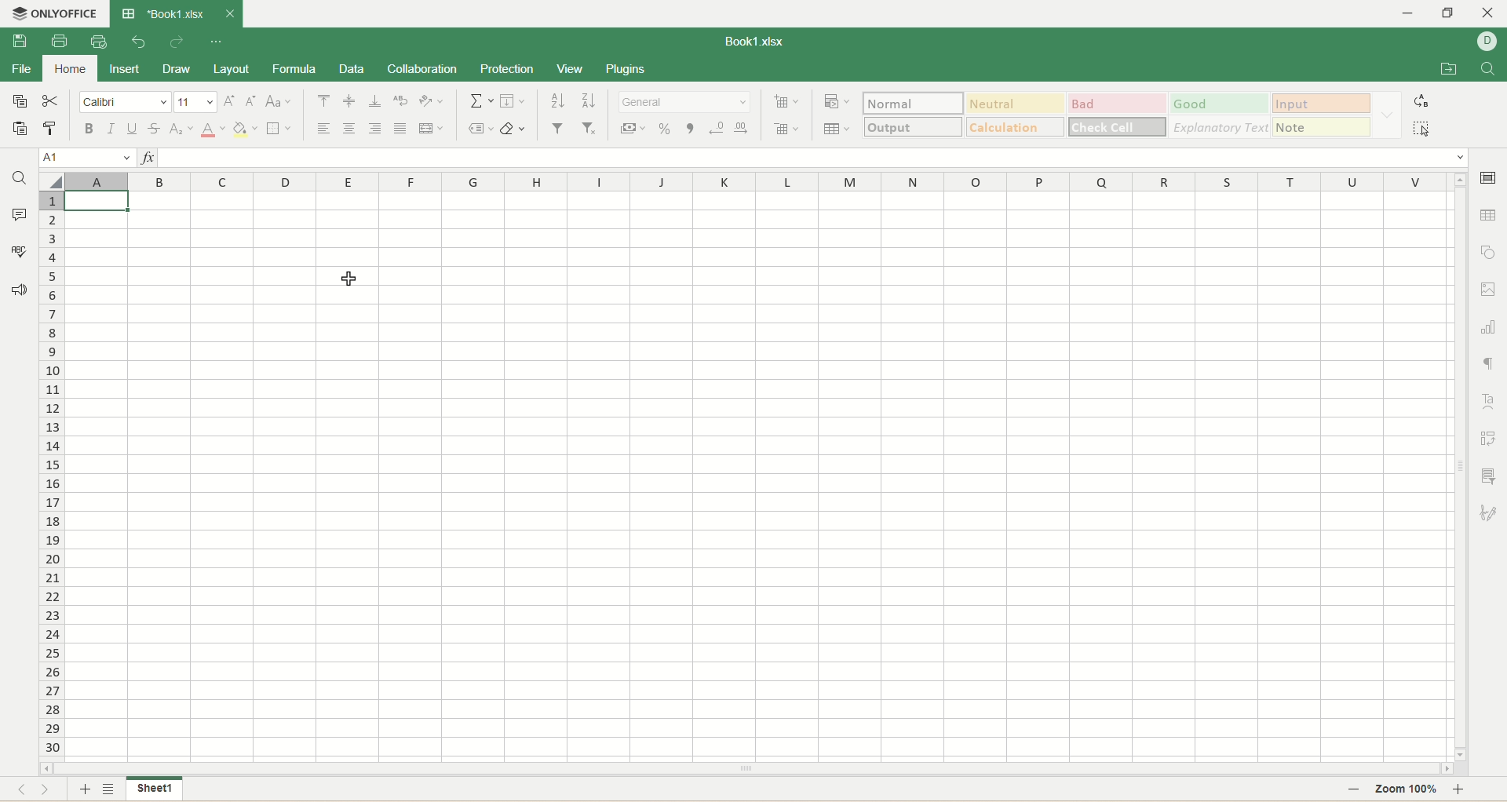  I want to click on file, so click(22, 70).